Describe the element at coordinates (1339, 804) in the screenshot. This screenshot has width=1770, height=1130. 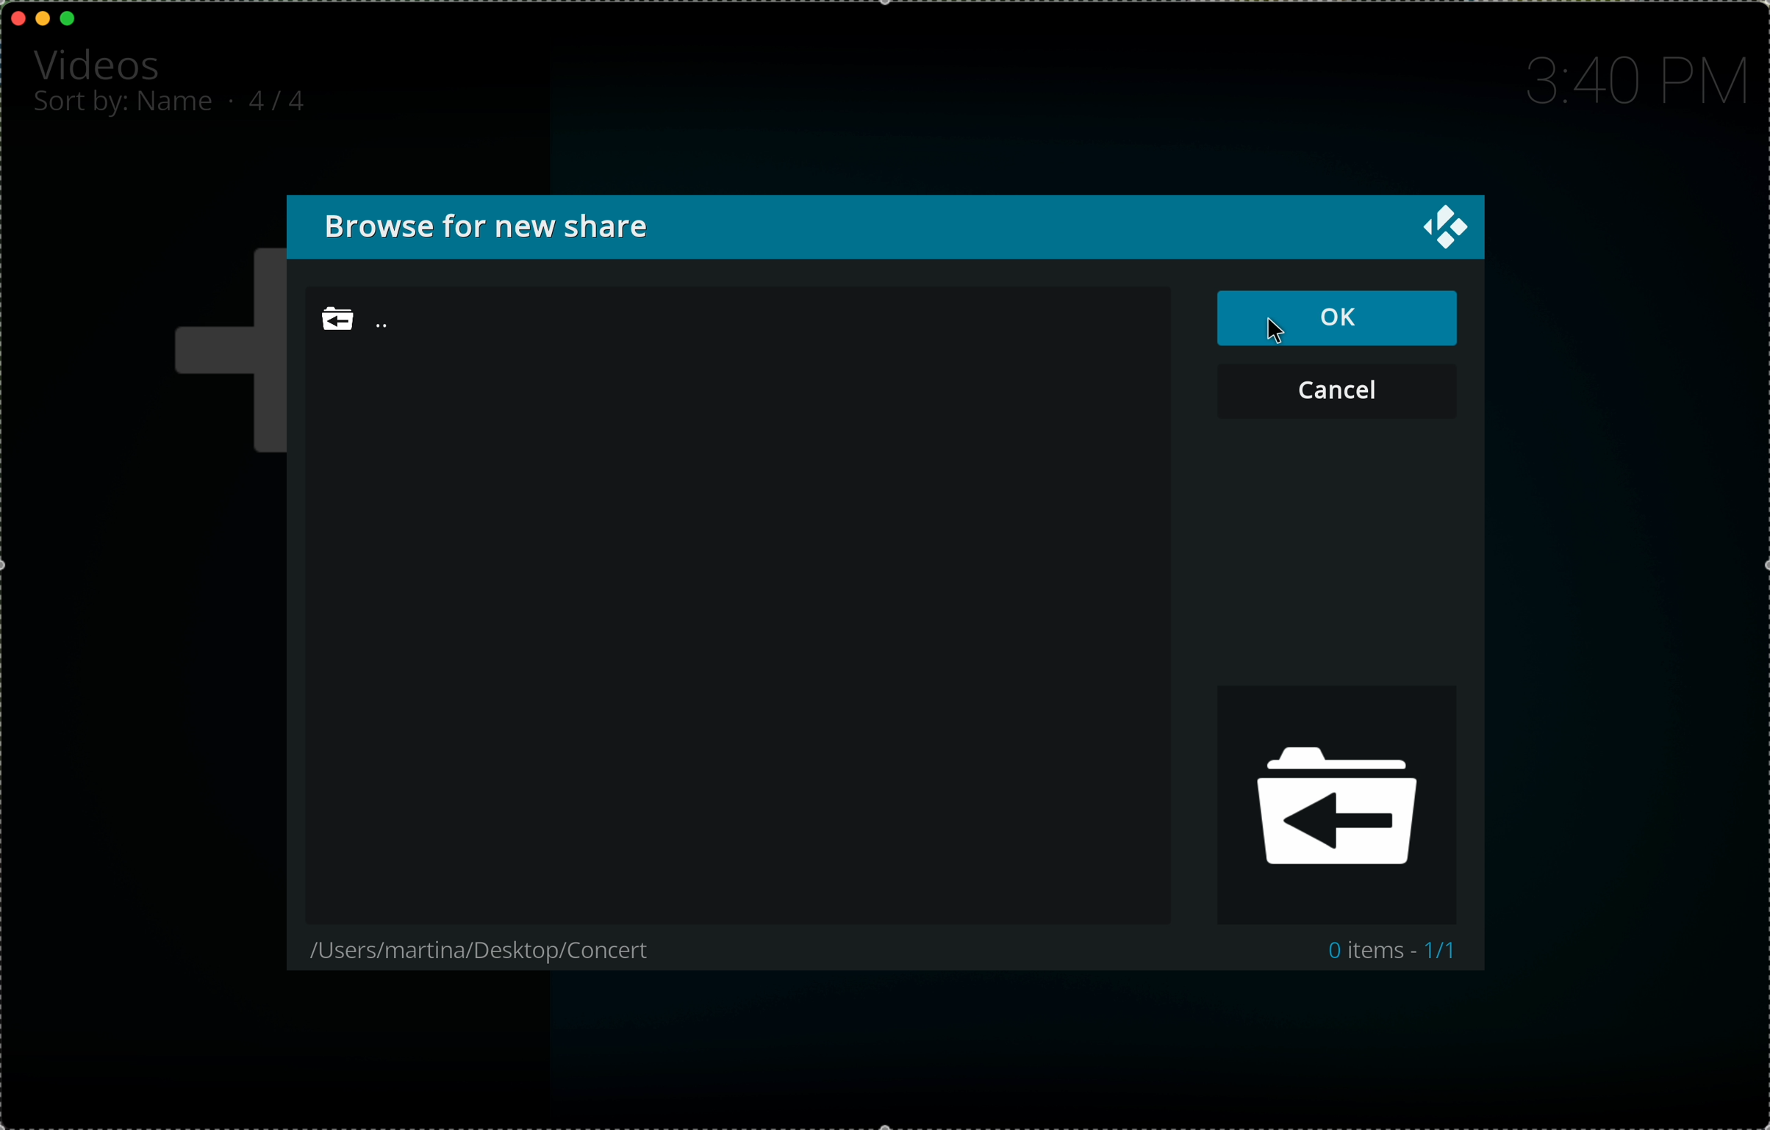
I see `back folder icon` at that location.